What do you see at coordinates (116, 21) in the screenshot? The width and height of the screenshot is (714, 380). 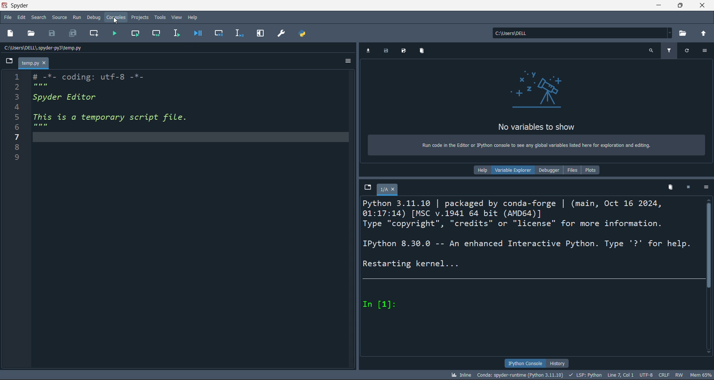 I see `cursor` at bounding box center [116, 21].